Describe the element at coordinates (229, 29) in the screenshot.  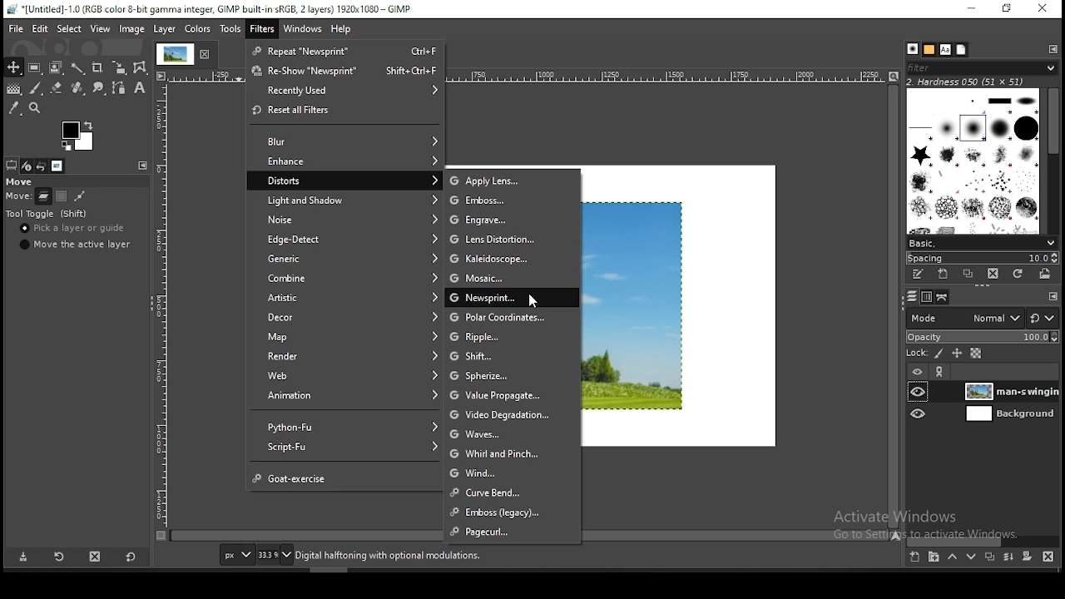
I see `tools` at that location.